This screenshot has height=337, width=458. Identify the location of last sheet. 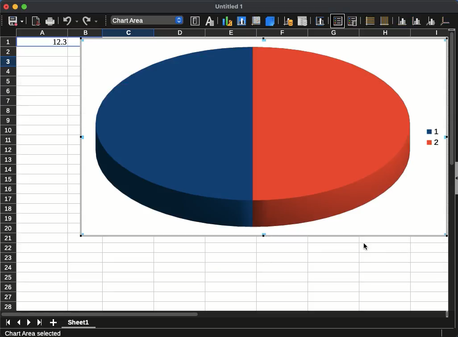
(39, 323).